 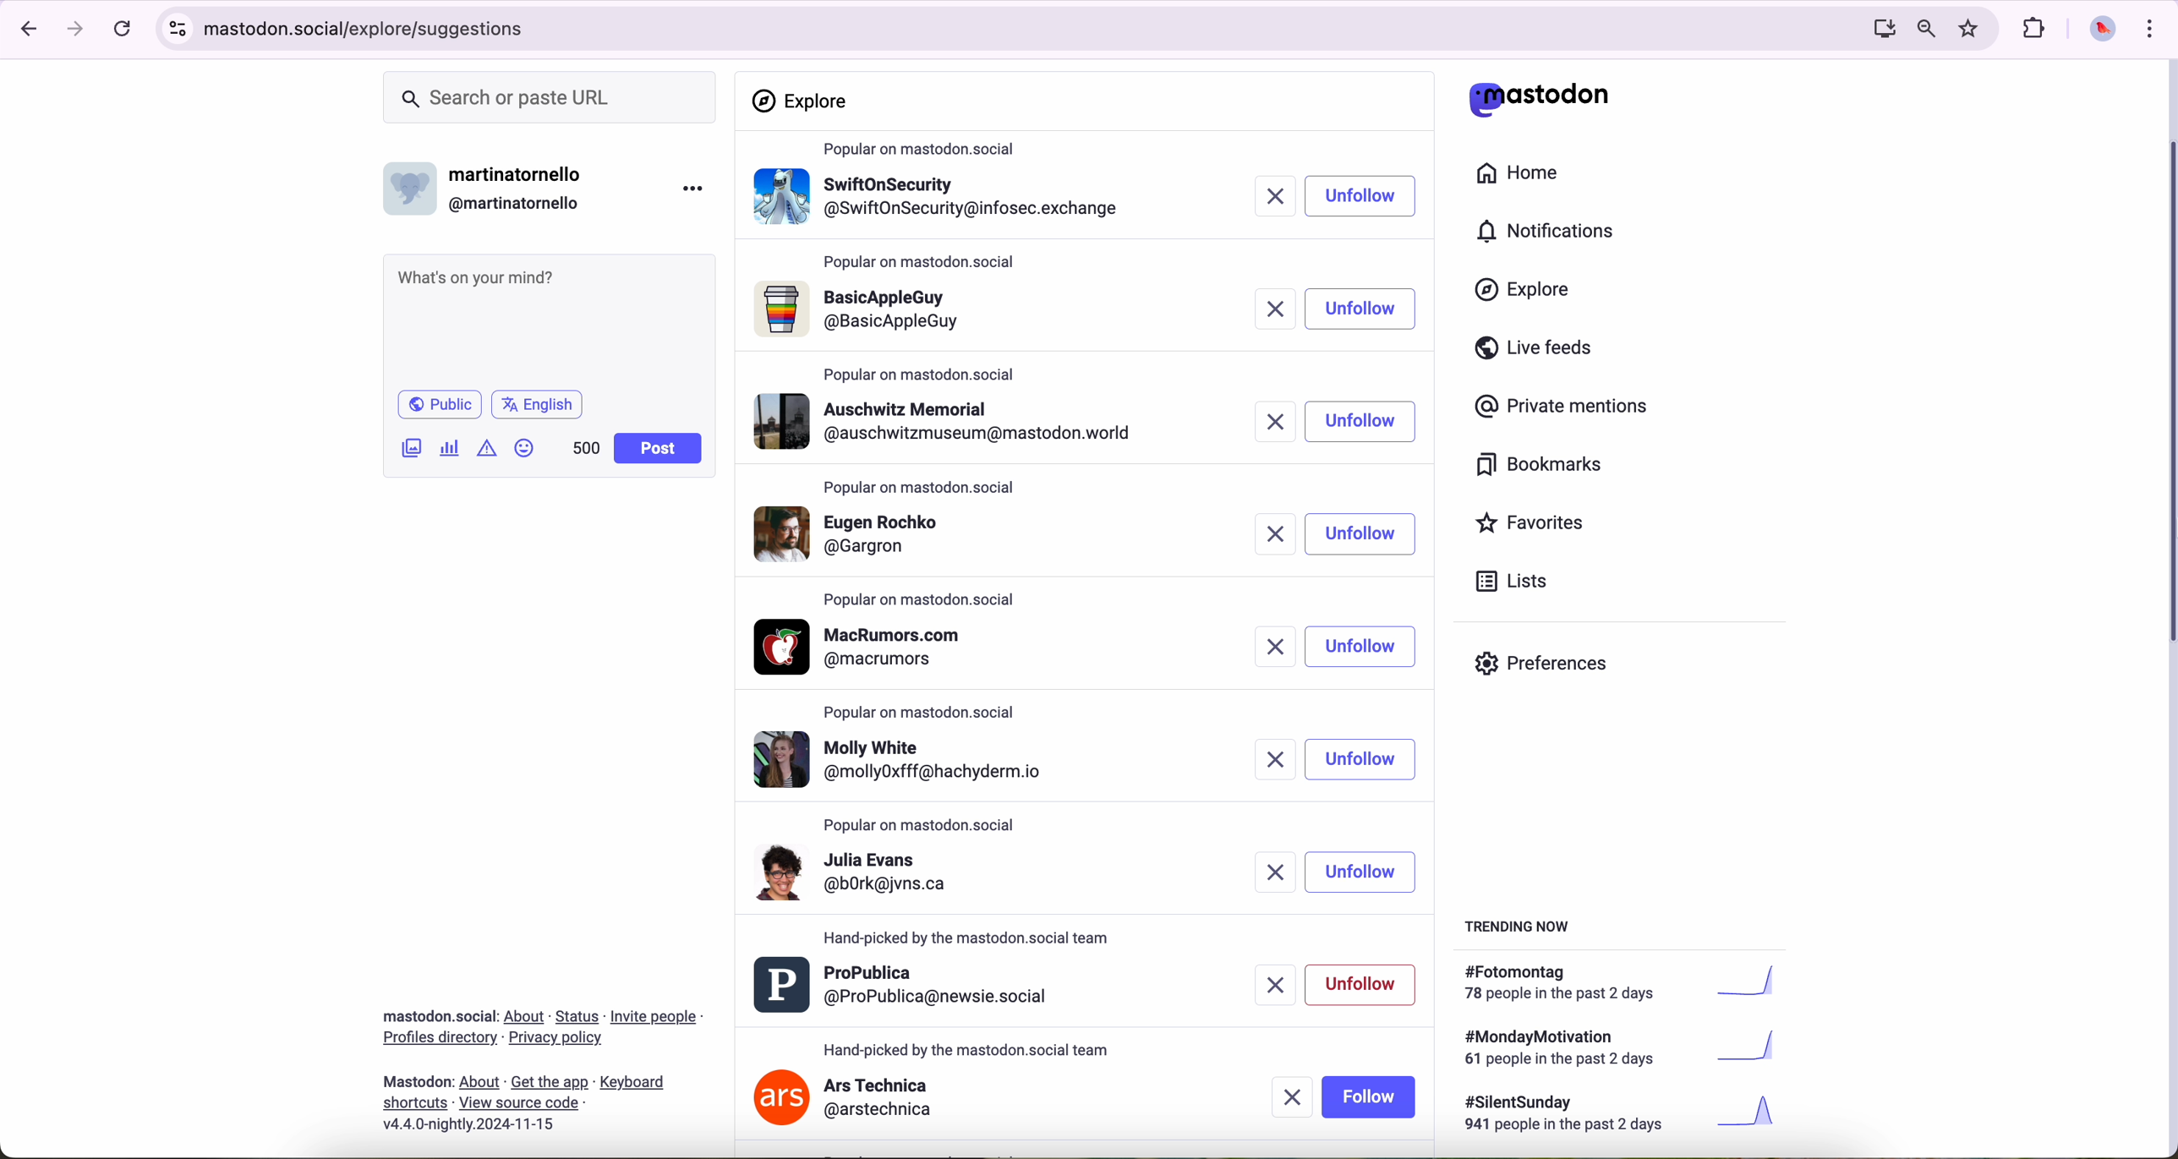 What do you see at coordinates (922, 371) in the screenshot?
I see `popular on mastodon.social` at bounding box center [922, 371].